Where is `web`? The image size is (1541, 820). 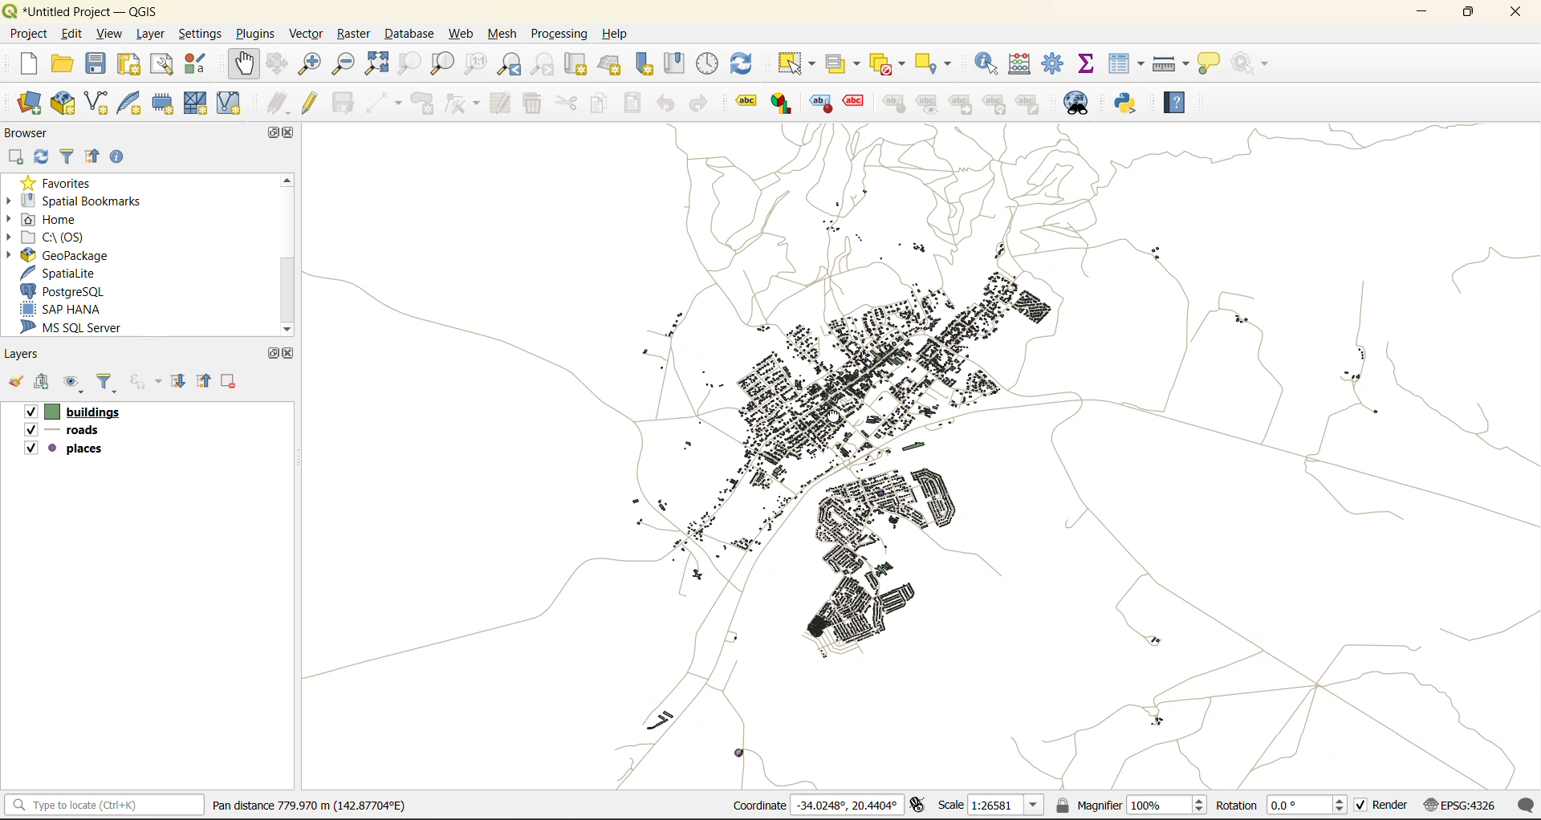 web is located at coordinates (462, 33).